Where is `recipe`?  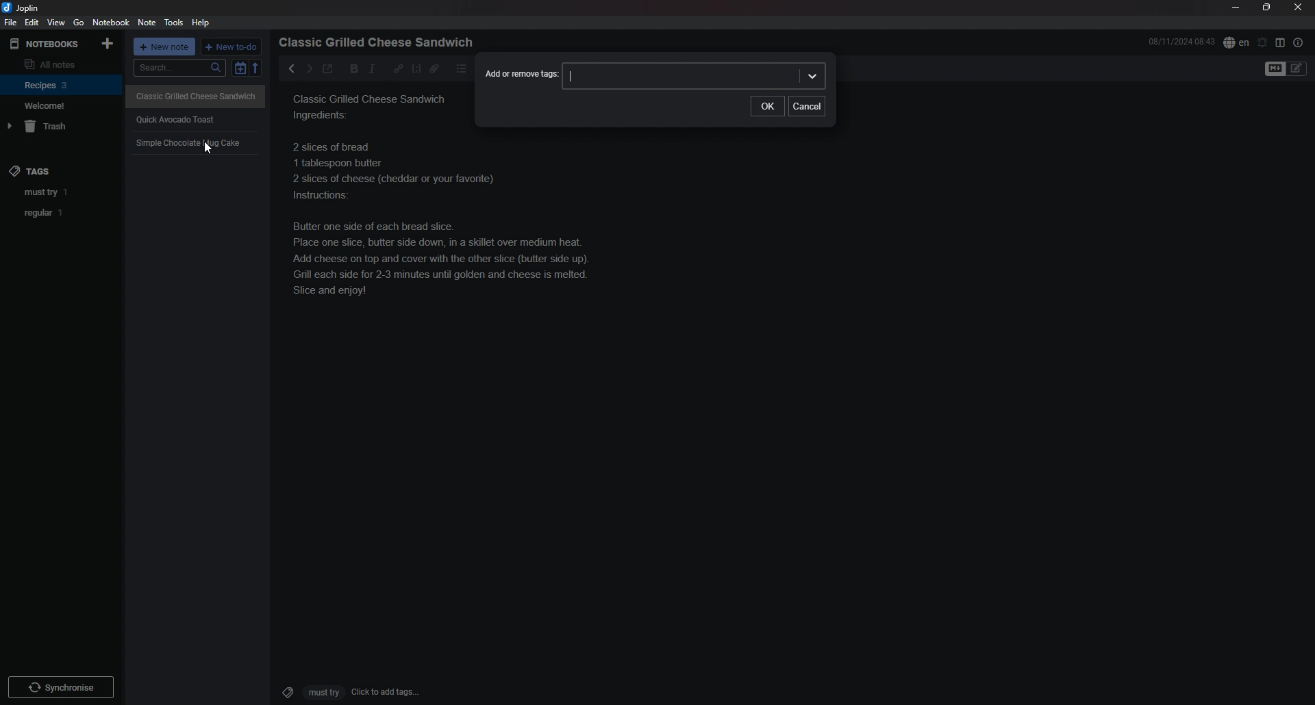
recipe is located at coordinates (372, 109).